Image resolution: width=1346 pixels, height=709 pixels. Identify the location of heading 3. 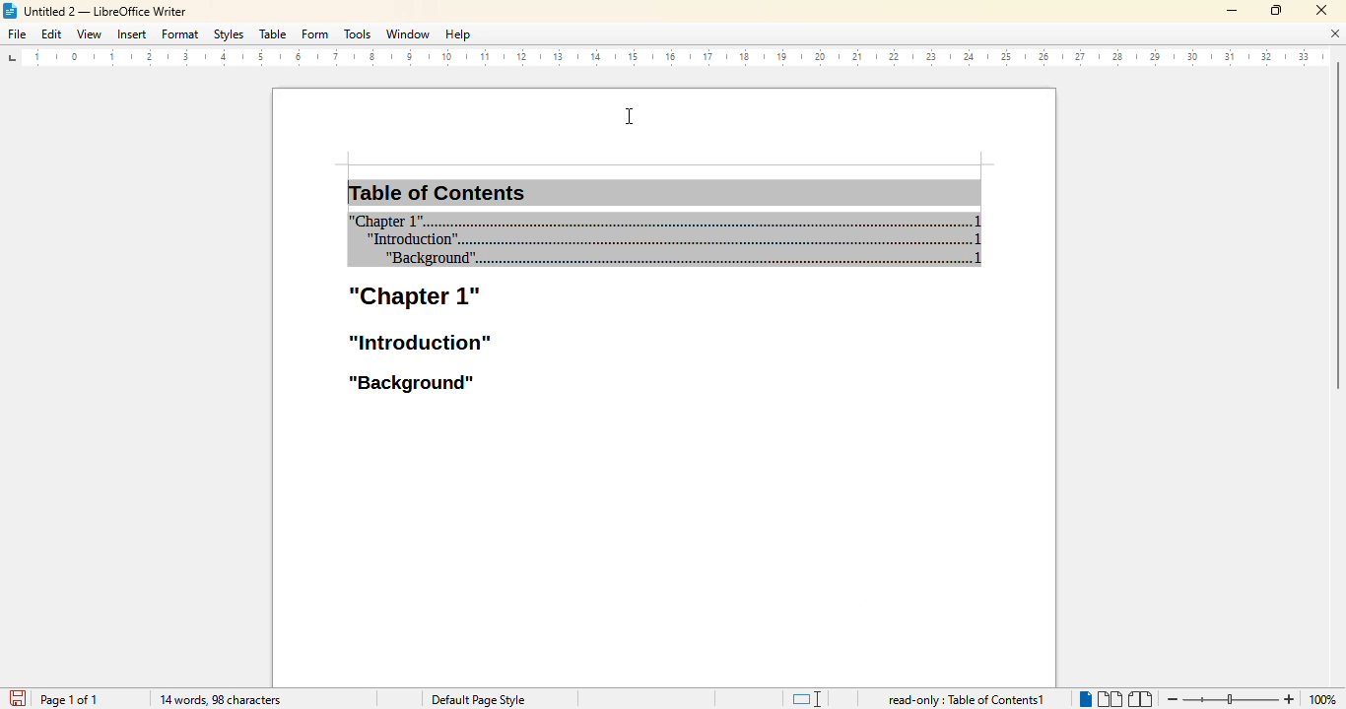
(411, 383).